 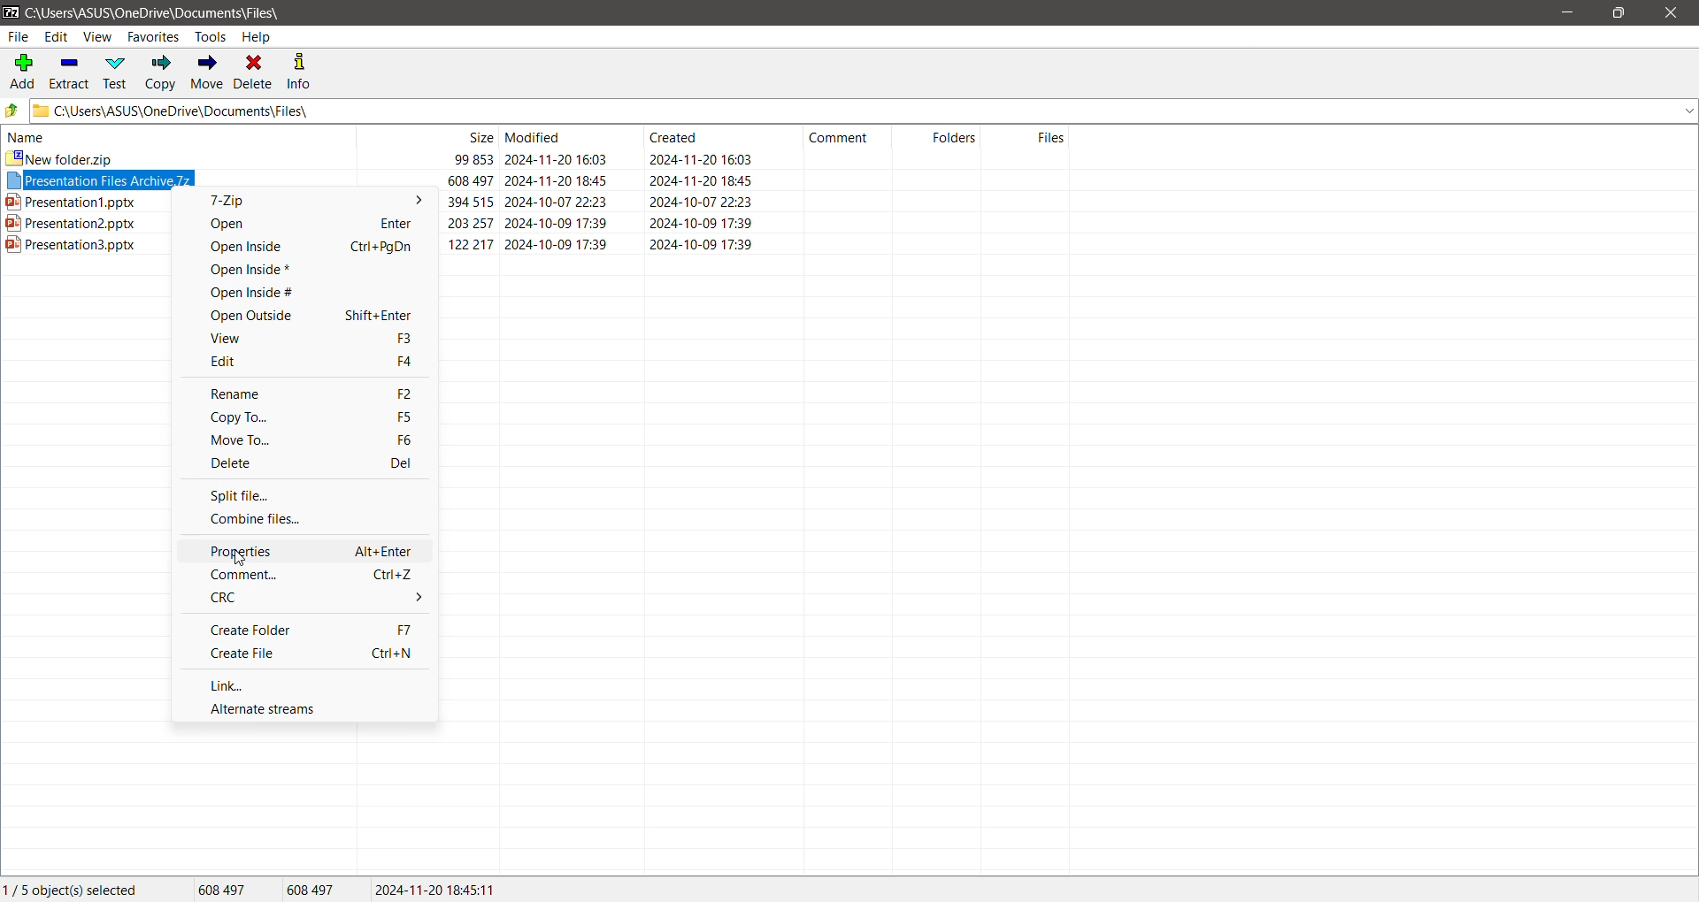 I want to click on Ctrl+N, so click(x=383, y=653).